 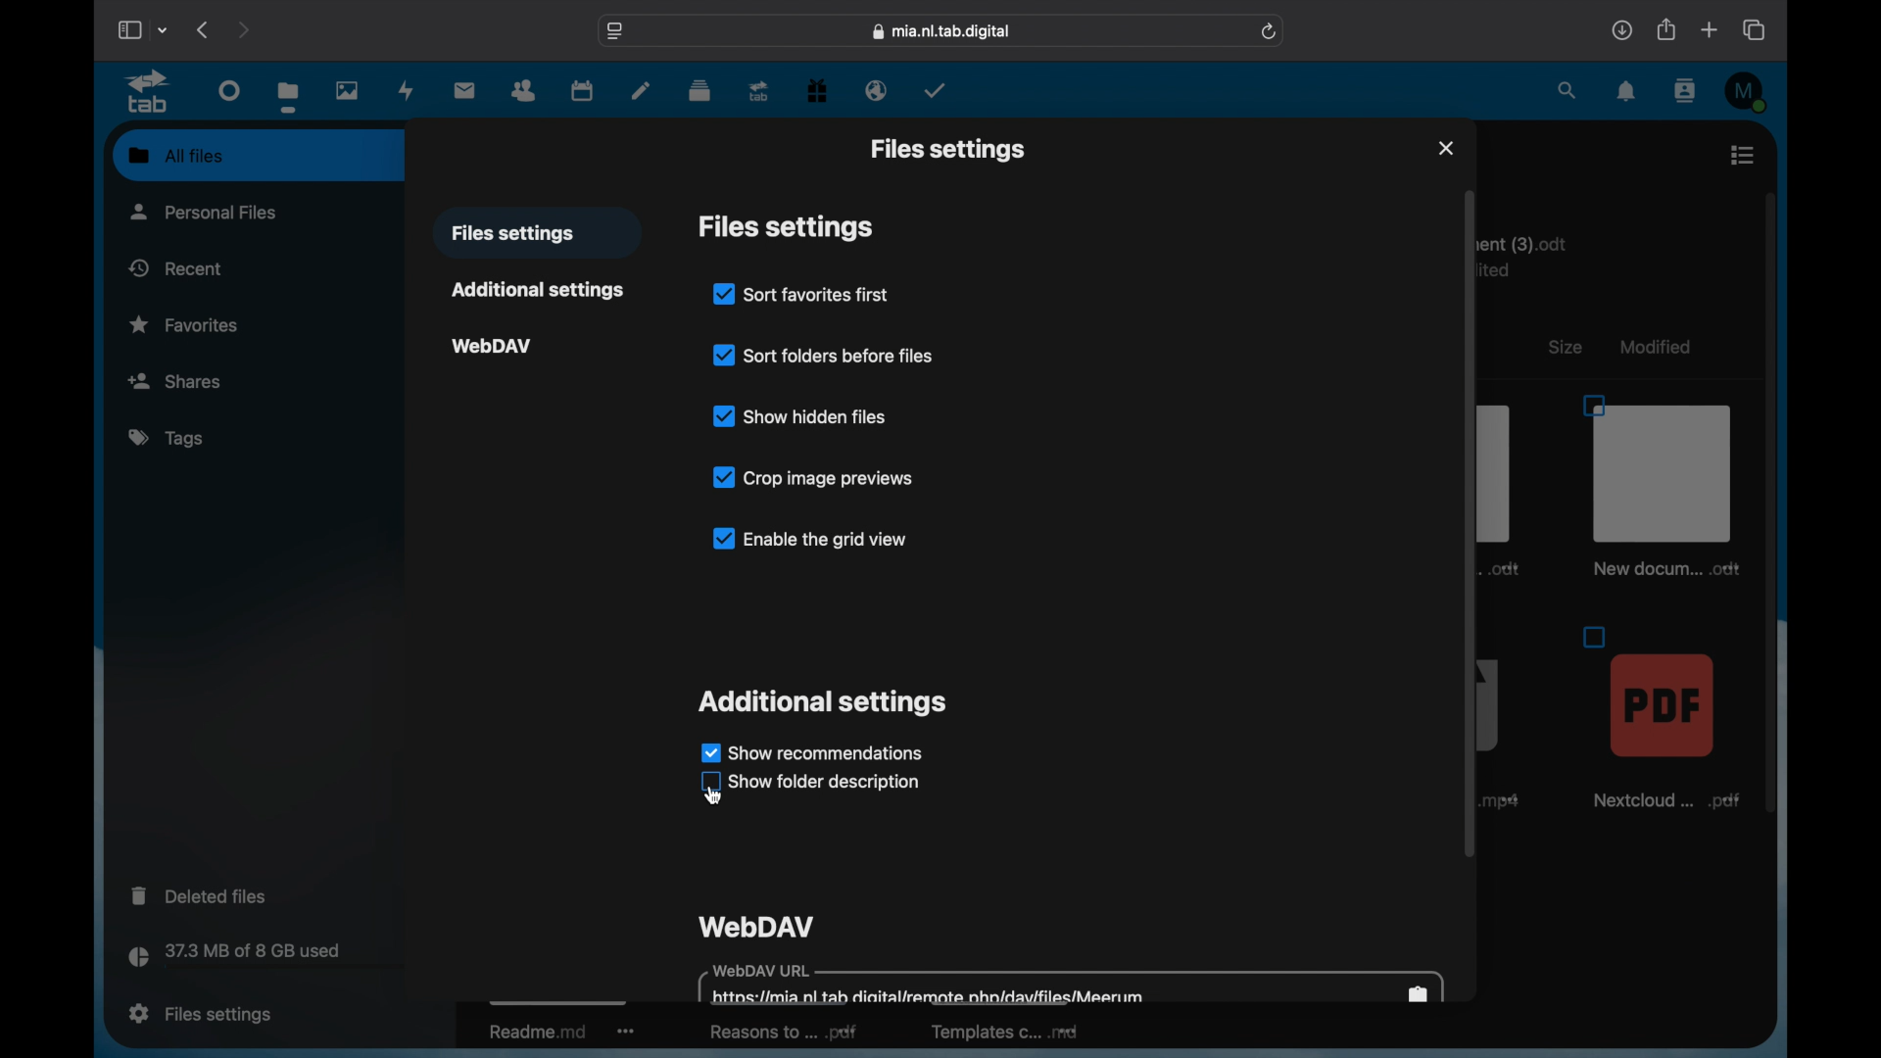 I want to click on files settings, so click(x=201, y=1014).